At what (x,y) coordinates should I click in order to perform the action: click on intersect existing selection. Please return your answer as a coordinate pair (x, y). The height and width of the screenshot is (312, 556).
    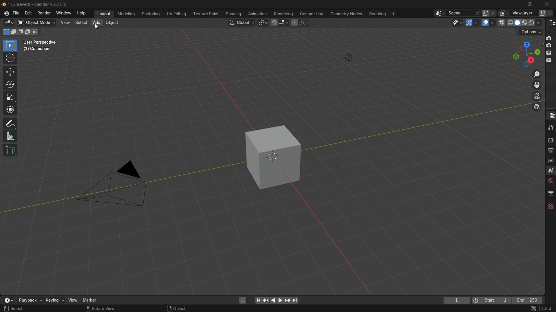
    Looking at the image, I should click on (37, 31).